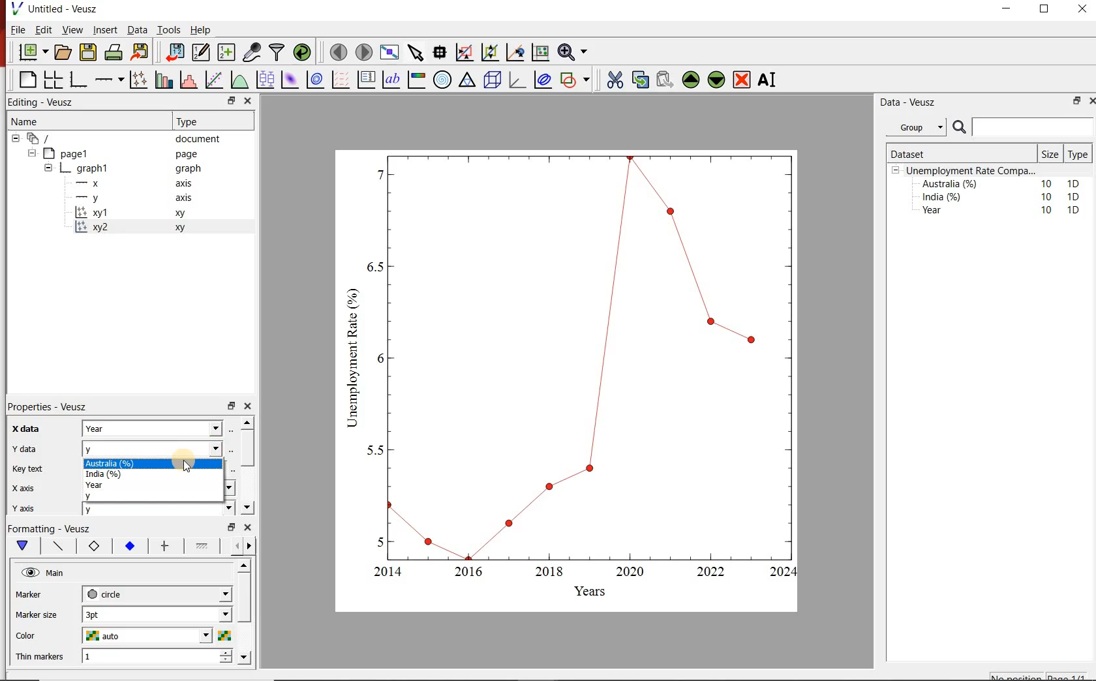 Image resolution: width=1096 pixels, height=681 pixels. Describe the element at coordinates (138, 79) in the screenshot. I see `plot points with lines and errorbars` at that location.